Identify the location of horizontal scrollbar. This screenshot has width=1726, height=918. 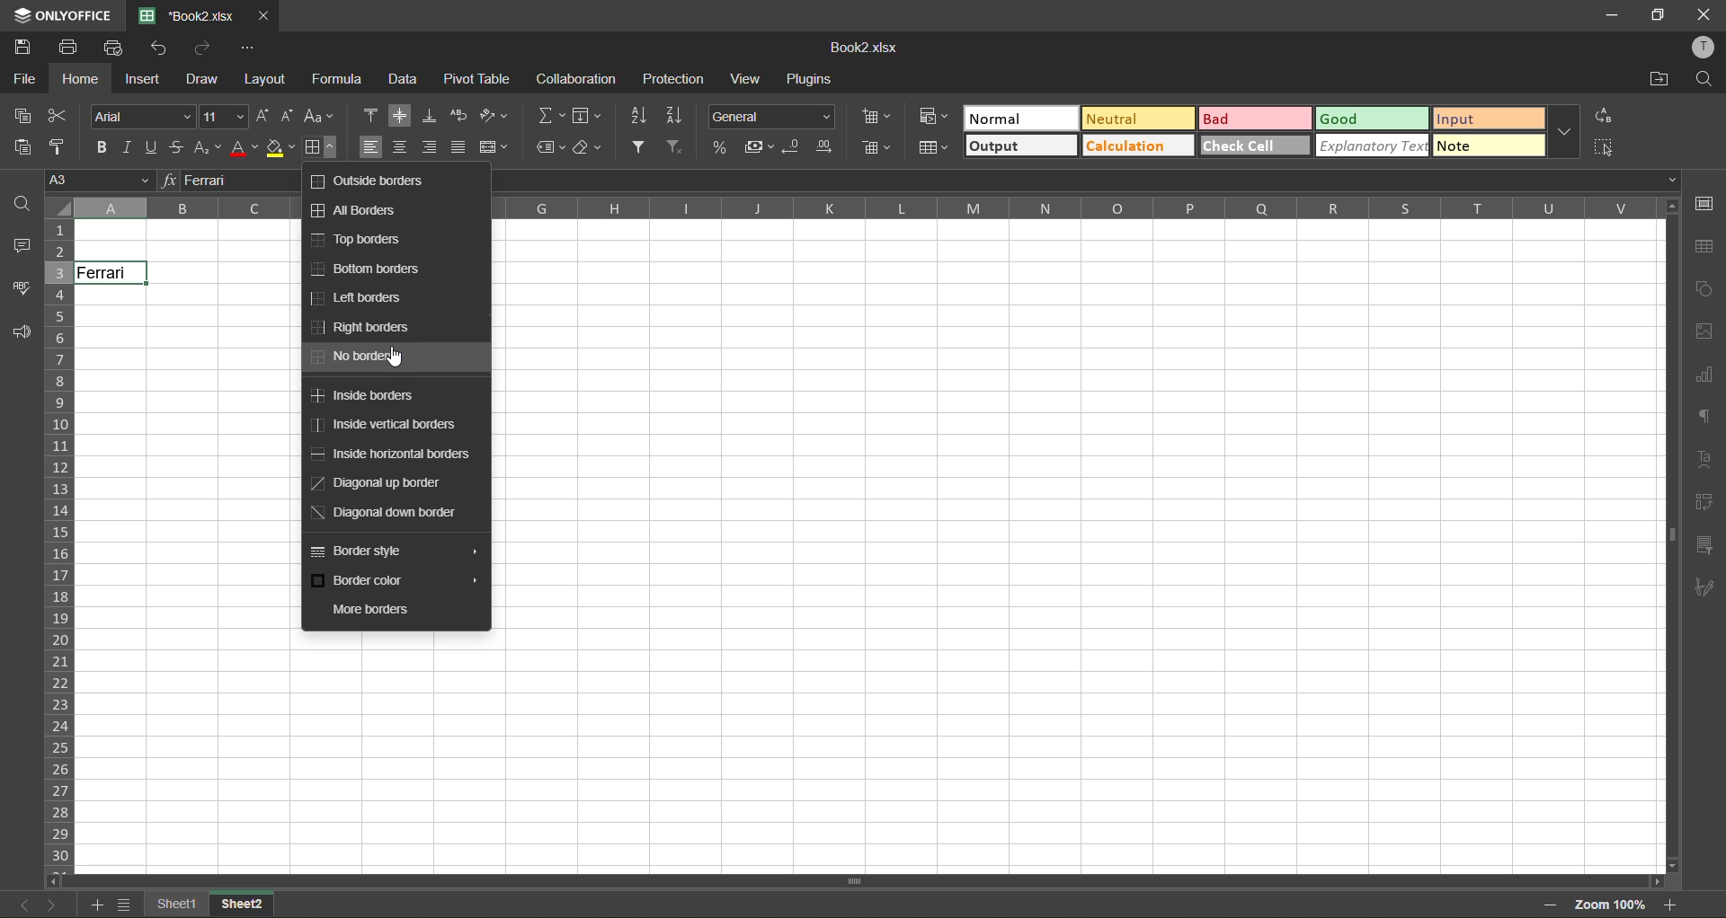
(854, 883).